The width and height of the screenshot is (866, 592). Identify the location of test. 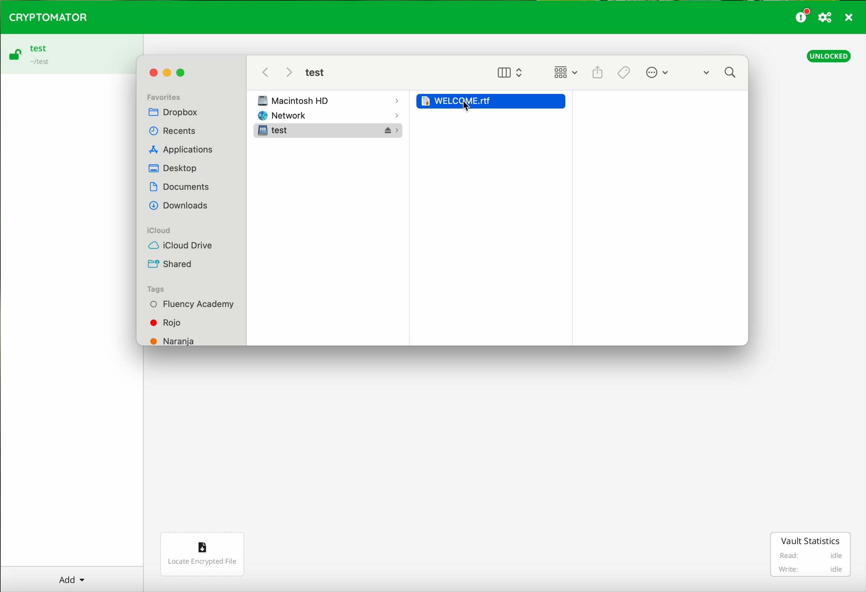
(315, 72).